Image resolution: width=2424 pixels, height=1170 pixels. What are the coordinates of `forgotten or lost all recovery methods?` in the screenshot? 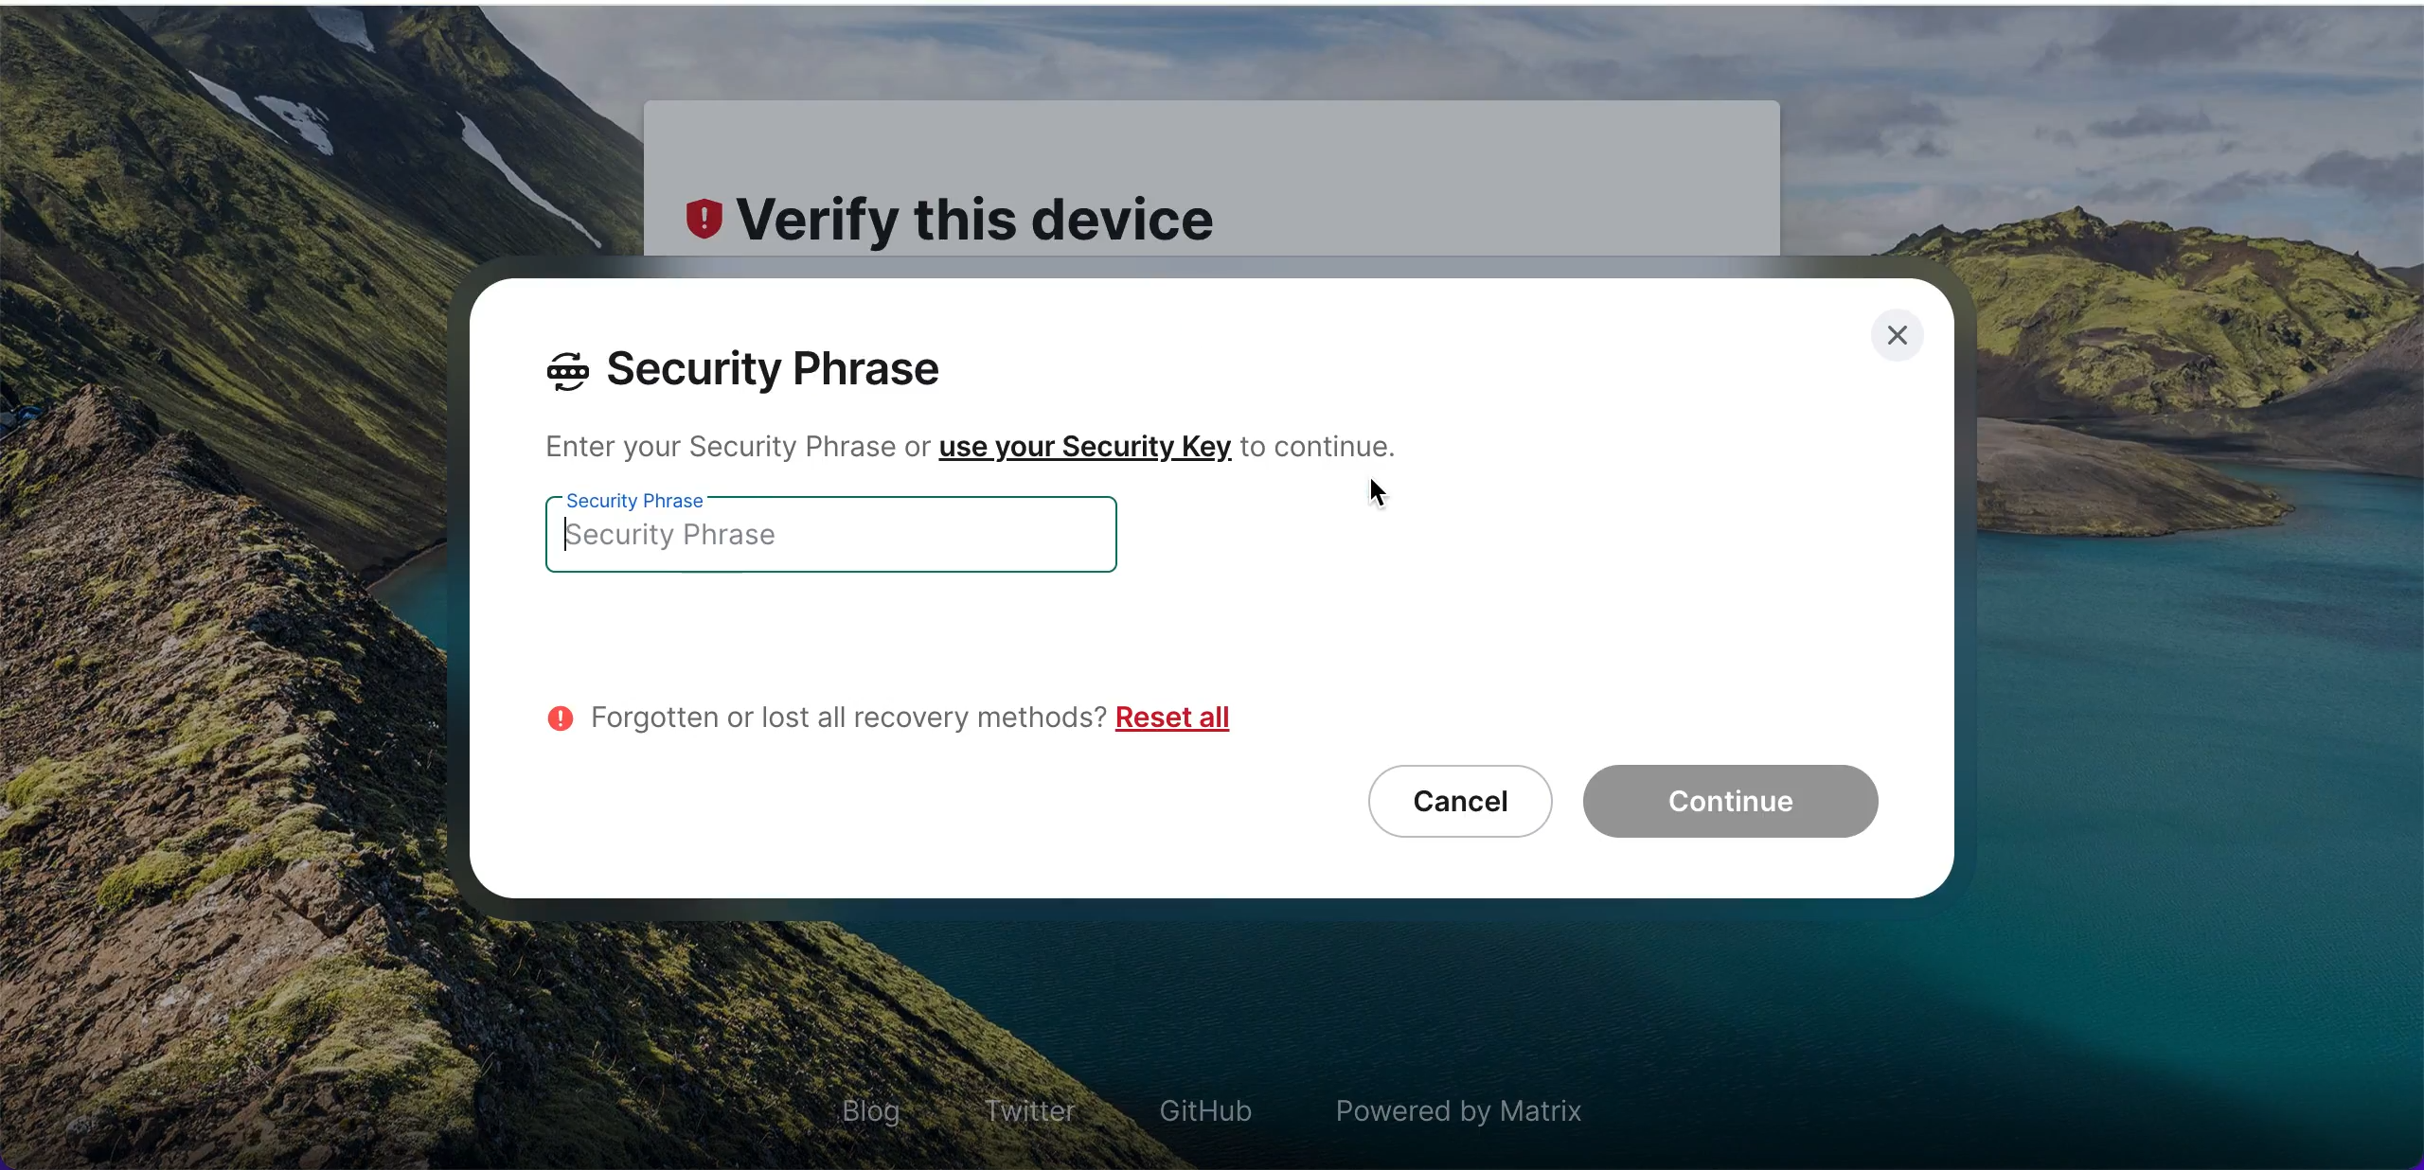 It's located at (821, 707).